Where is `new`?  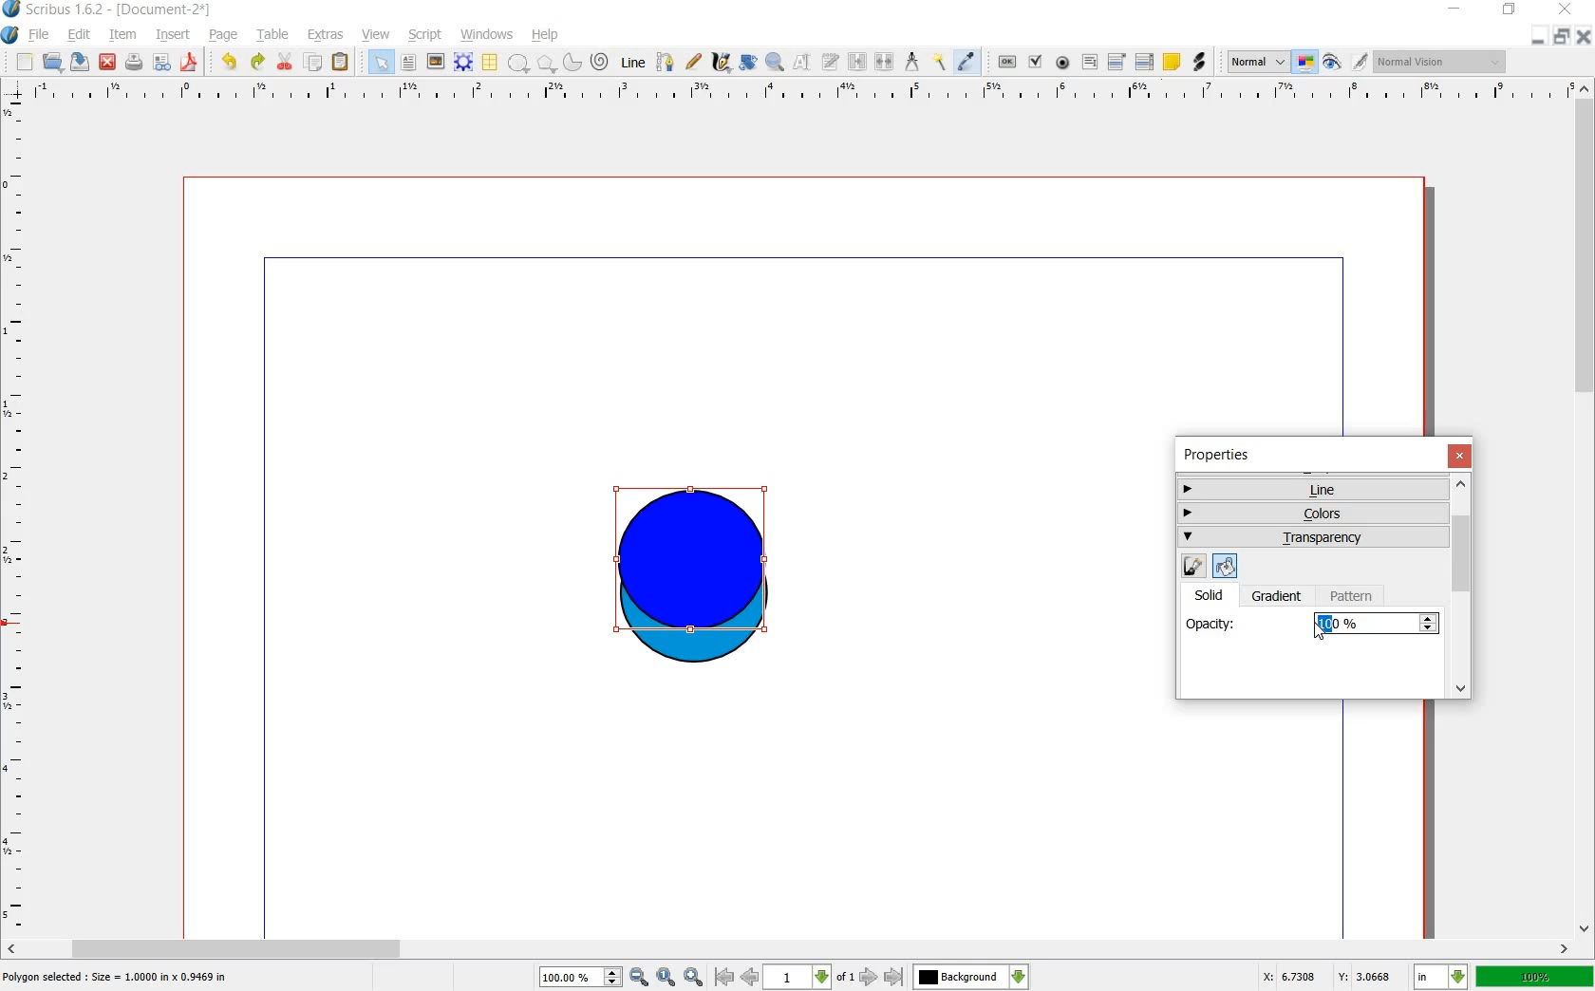
new is located at coordinates (25, 63).